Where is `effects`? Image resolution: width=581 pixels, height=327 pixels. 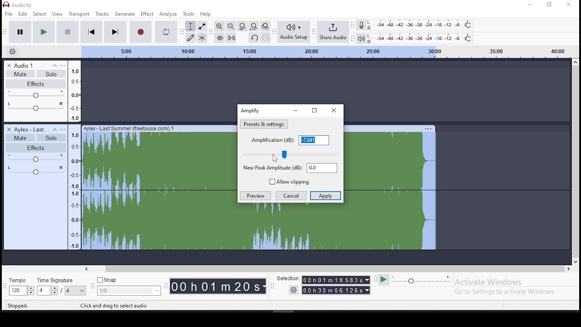 effects is located at coordinates (36, 148).